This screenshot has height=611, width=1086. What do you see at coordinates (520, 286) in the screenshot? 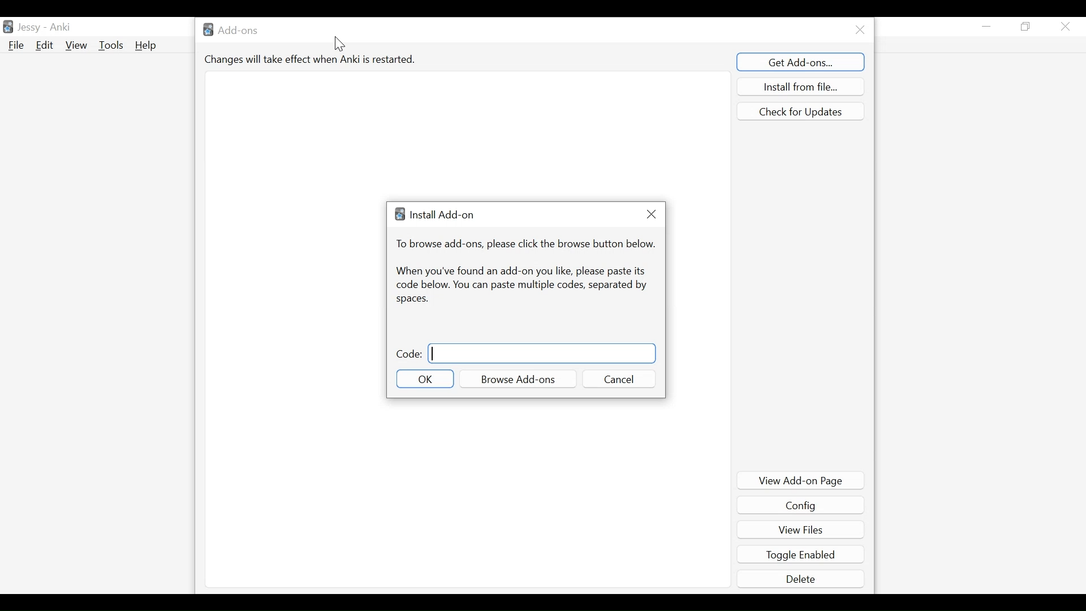
I see `code below. You can paste multiple codes, separated by` at bounding box center [520, 286].